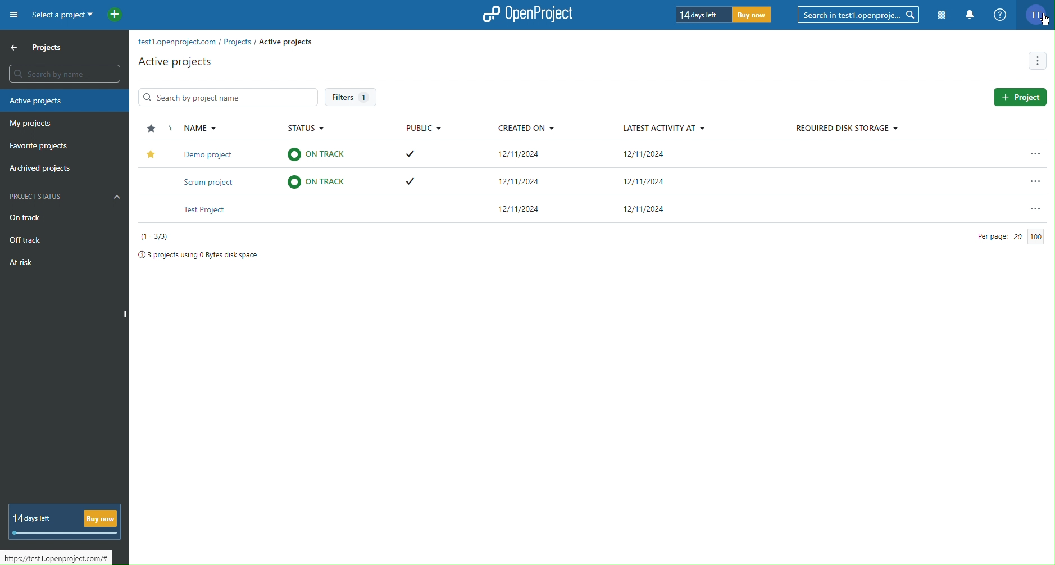 The image size is (1055, 565). I want to click on Cursor , so click(1044, 22).